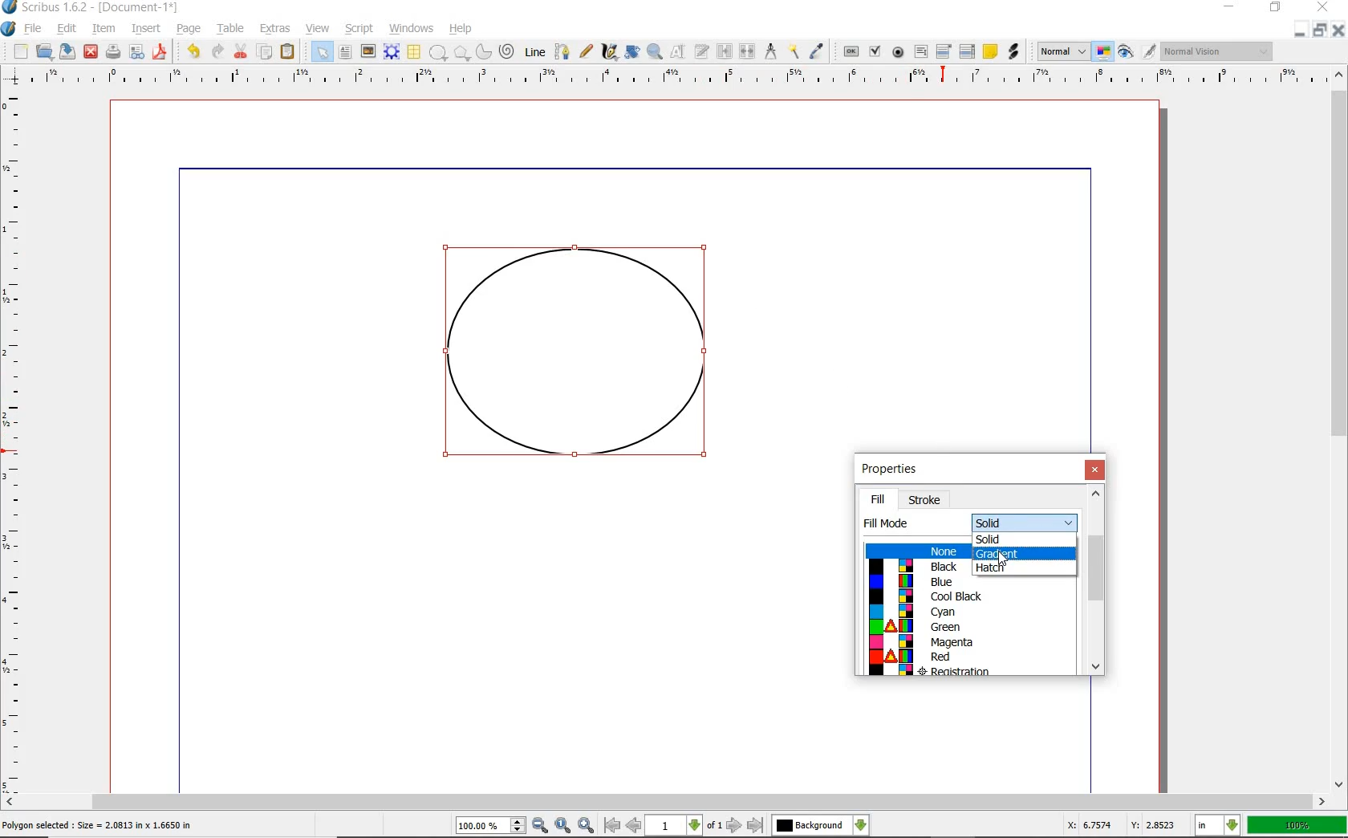 This screenshot has width=1348, height=838. What do you see at coordinates (1217, 52) in the screenshot?
I see `visual appearance of the display` at bounding box center [1217, 52].